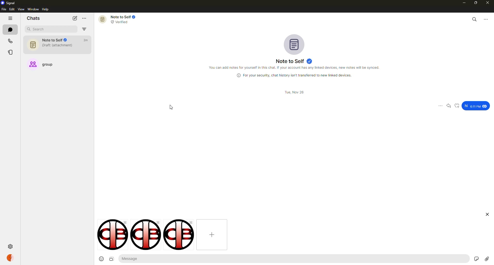 This screenshot has height=265, width=494. I want to click on info, so click(296, 75).